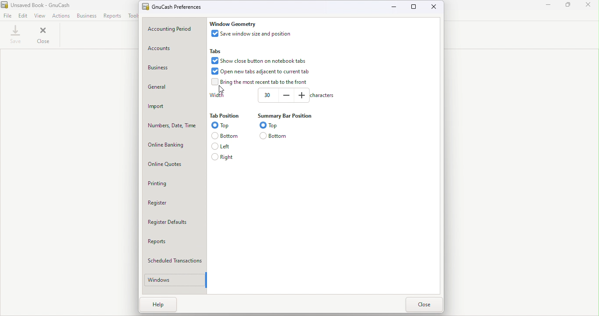 The image size is (599, 316). What do you see at coordinates (271, 125) in the screenshot?
I see `Top` at bounding box center [271, 125].